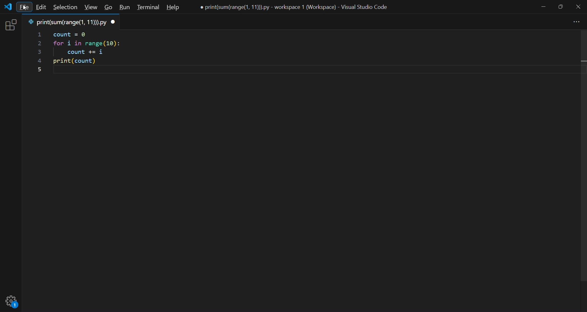  What do you see at coordinates (25, 6) in the screenshot?
I see `file` at bounding box center [25, 6].